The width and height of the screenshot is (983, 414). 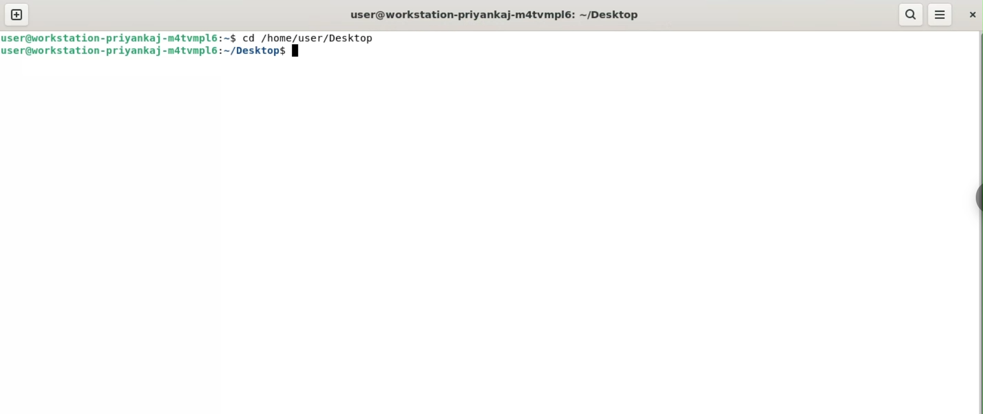 I want to click on cursor, so click(x=291, y=53).